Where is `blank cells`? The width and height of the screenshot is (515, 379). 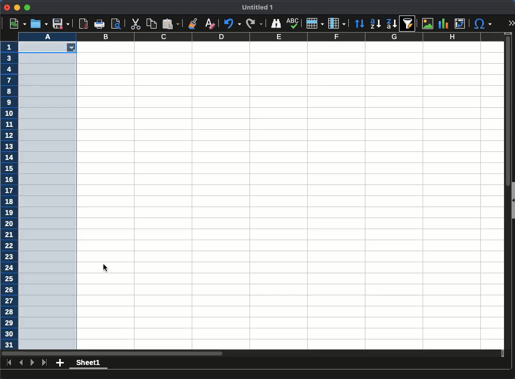
blank cells is located at coordinates (48, 196).